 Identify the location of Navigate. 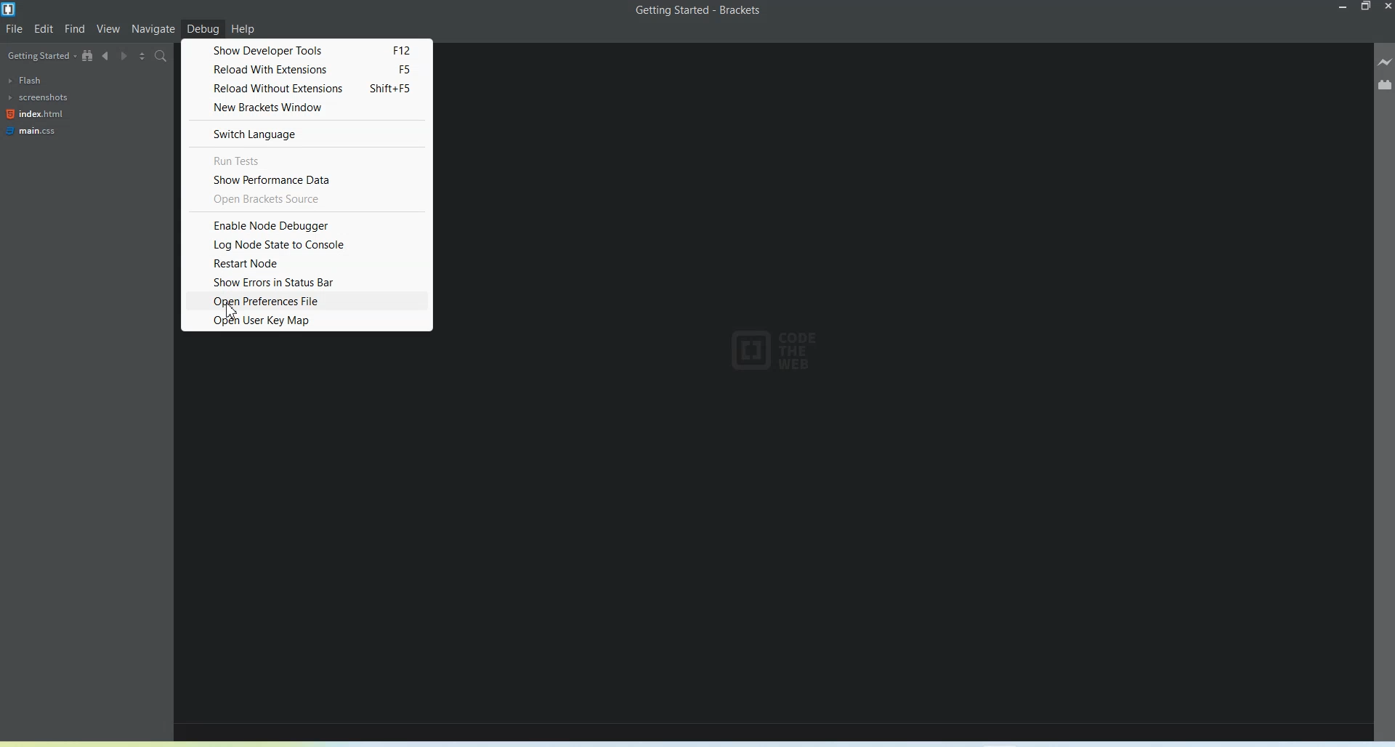
(153, 30).